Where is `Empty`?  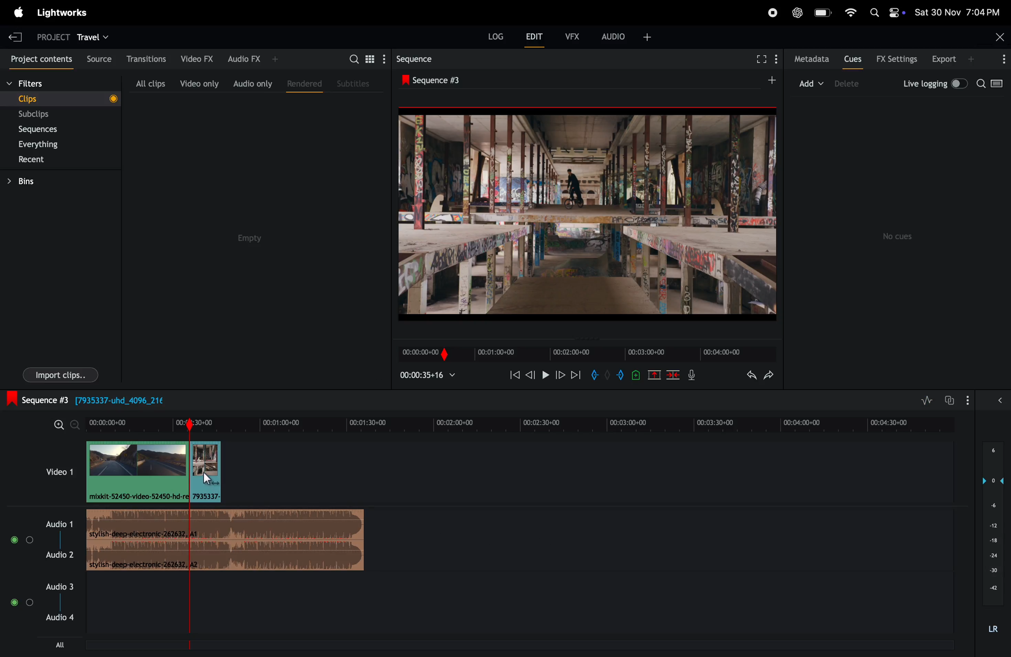 Empty is located at coordinates (256, 236).